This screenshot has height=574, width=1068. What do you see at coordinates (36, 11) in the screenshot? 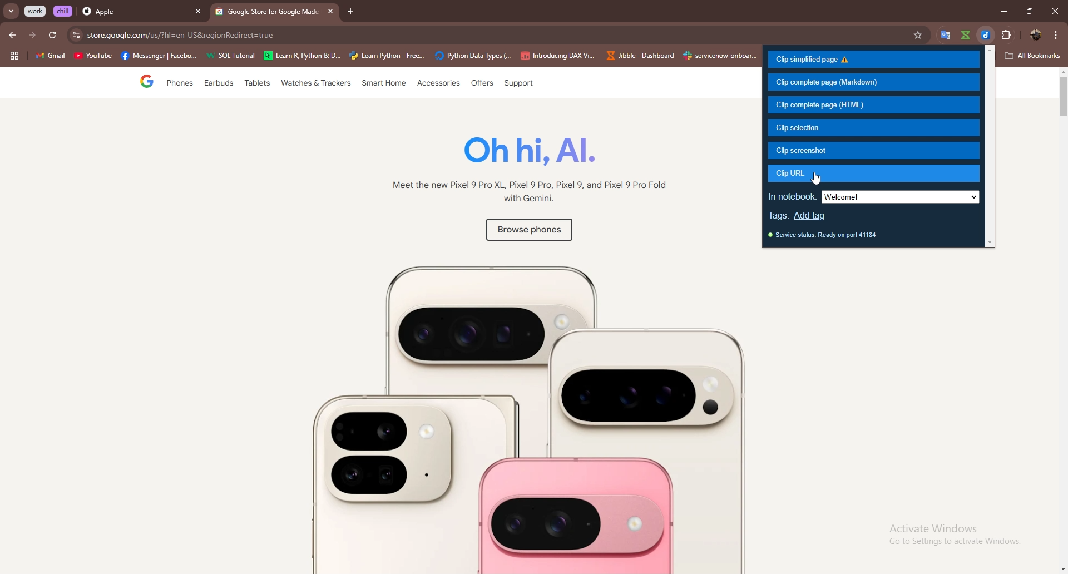
I see `work` at bounding box center [36, 11].